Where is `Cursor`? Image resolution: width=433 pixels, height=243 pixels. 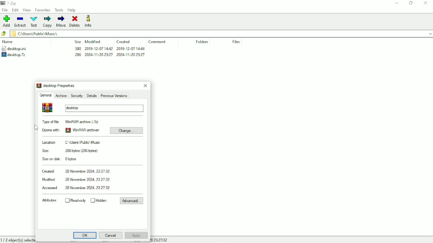 Cursor is located at coordinates (36, 127).